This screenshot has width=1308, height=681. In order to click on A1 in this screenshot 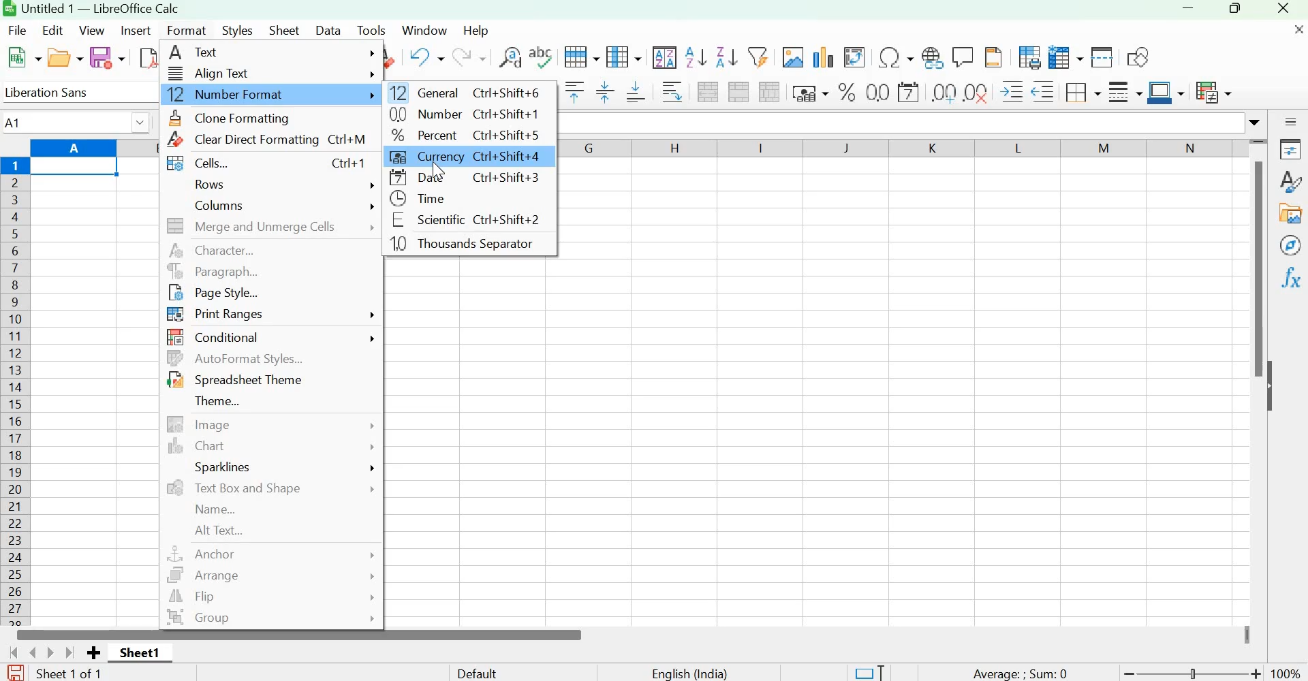, I will do `click(78, 121)`.